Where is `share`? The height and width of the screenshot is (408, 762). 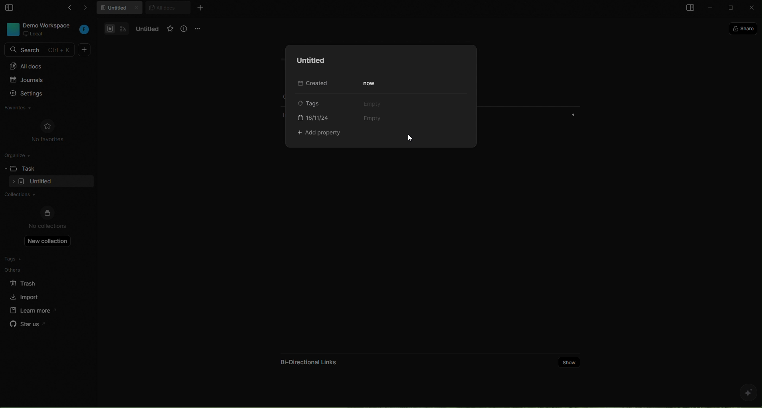
share is located at coordinates (745, 28).